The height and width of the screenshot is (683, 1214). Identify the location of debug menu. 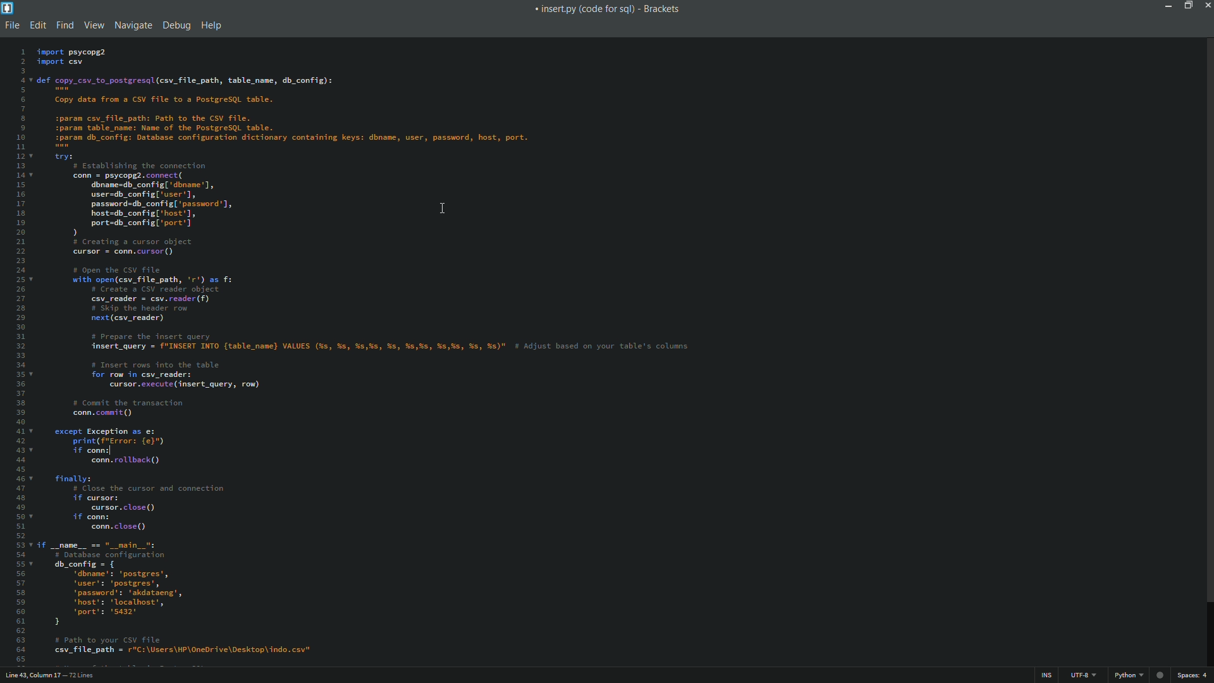
(177, 25).